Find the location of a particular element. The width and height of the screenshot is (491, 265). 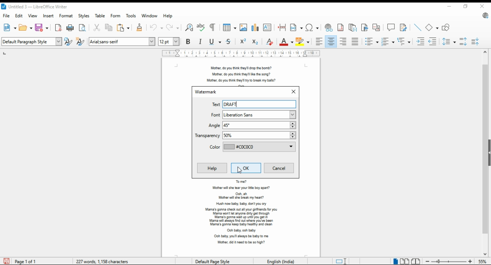

new style from selection is located at coordinates (81, 41).